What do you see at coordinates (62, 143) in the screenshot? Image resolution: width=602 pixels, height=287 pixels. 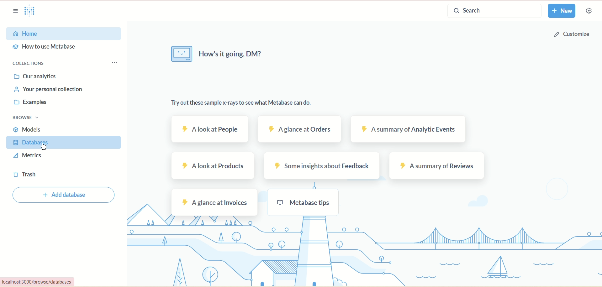 I see `database` at bounding box center [62, 143].